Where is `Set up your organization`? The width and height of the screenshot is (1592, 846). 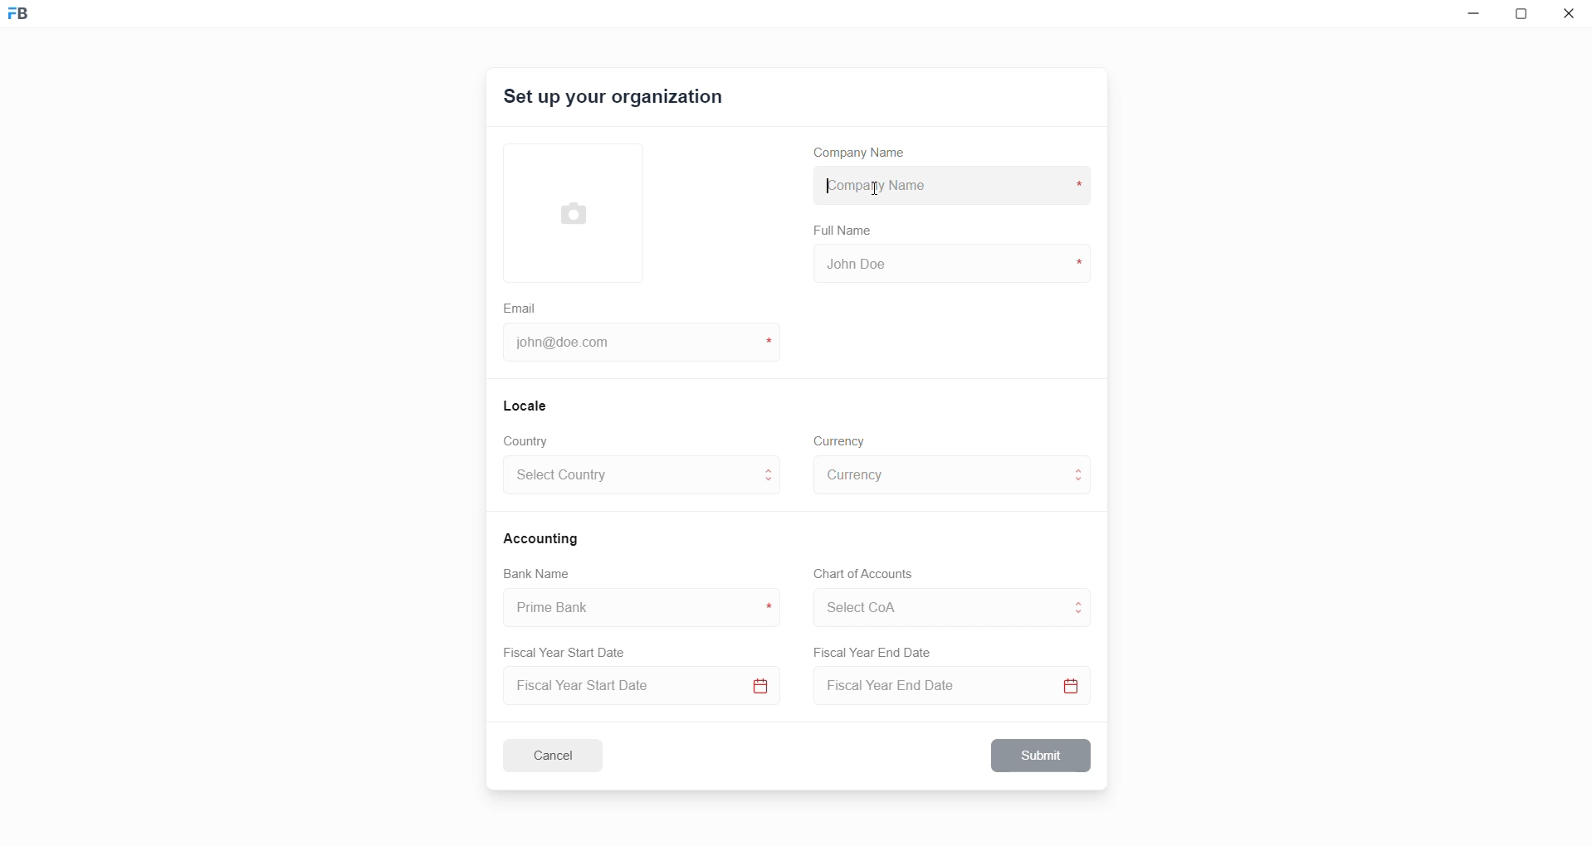
Set up your organization is located at coordinates (615, 100).